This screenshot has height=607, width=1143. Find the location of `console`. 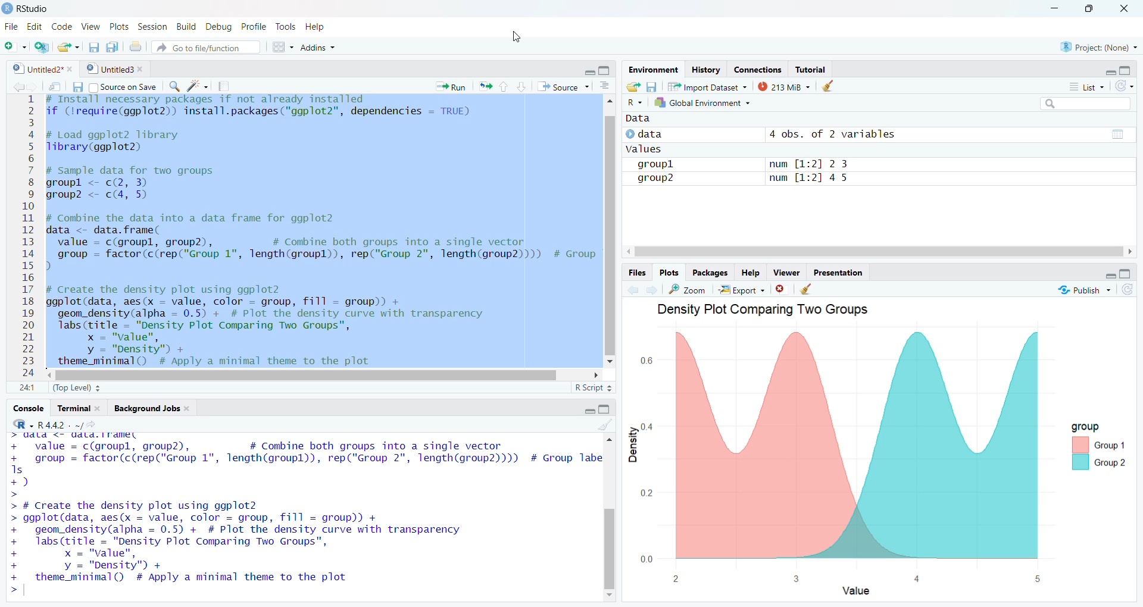

console is located at coordinates (25, 408).